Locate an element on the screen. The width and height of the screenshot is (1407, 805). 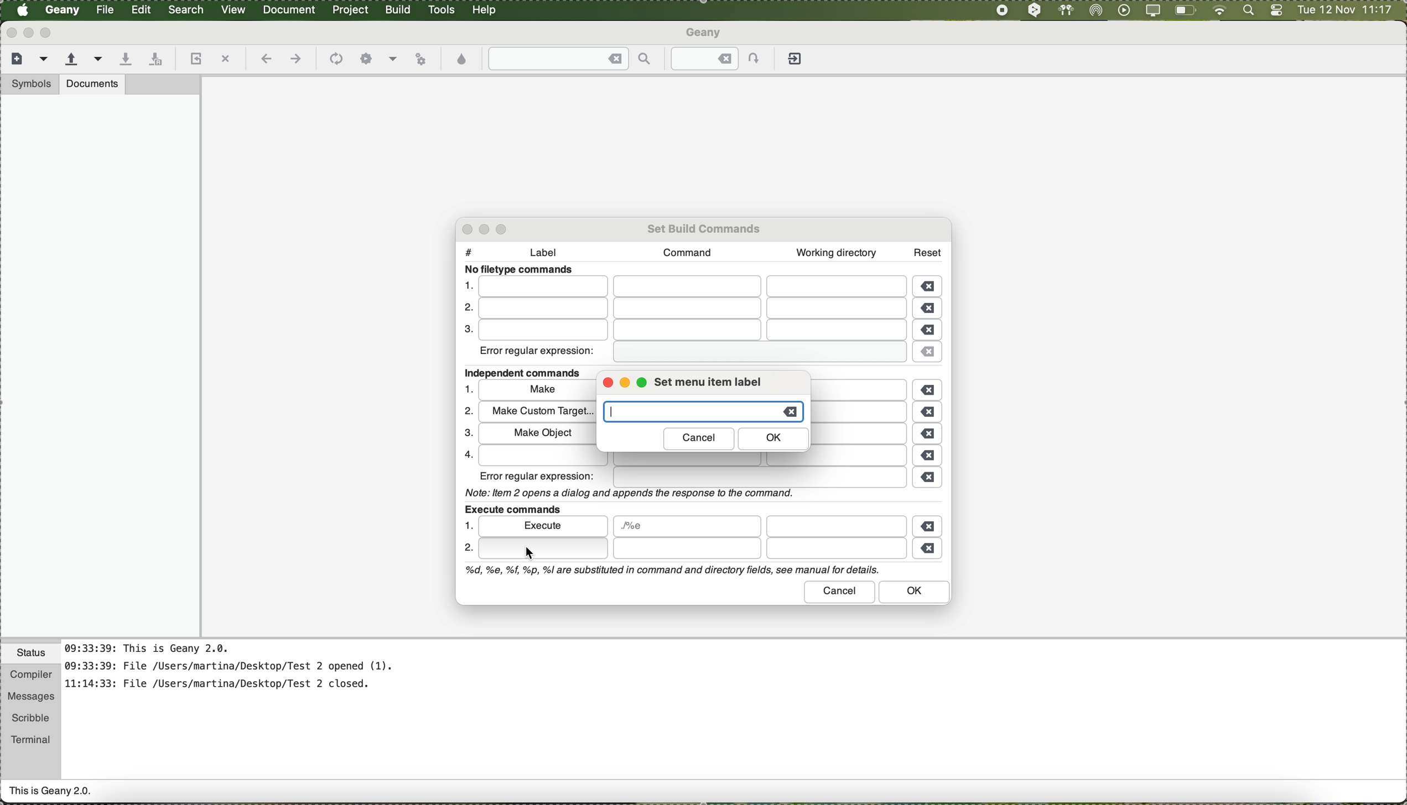
remove buttons is located at coordinates (930, 418).